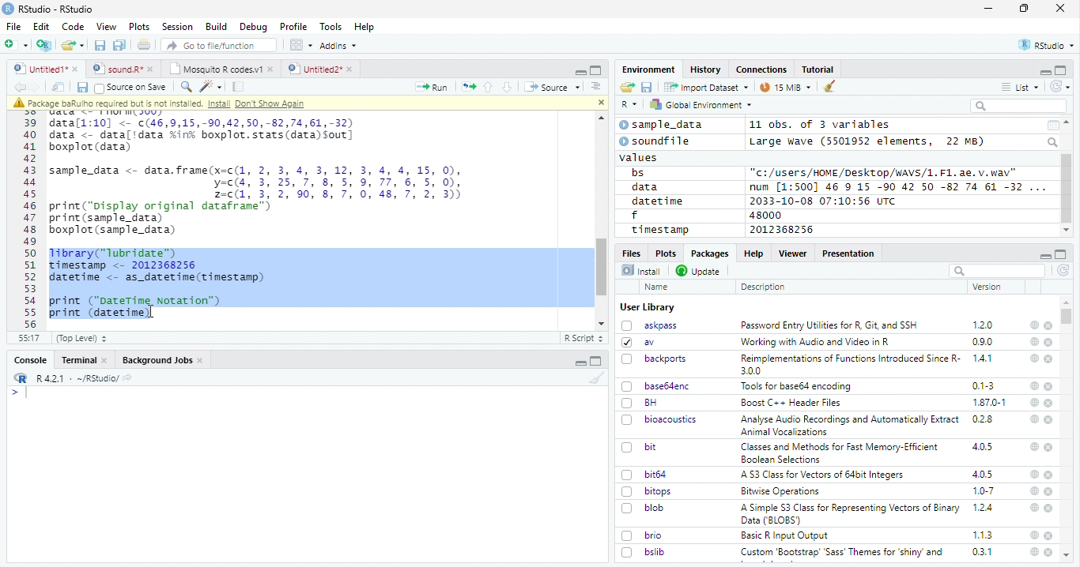  Describe the element at coordinates (330, 27) in the screenshot. I see `Tools` at that location.